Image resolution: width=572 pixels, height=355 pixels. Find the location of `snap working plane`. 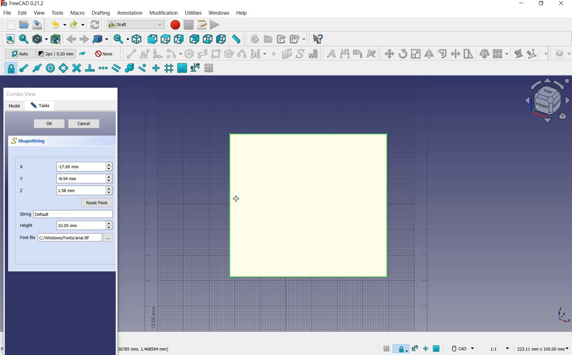

snap working plane is located at coordinates (437, 350).